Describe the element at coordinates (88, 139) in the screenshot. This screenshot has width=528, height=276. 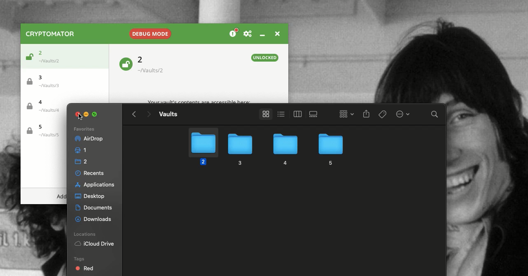
I see `Airdrop` at that location.